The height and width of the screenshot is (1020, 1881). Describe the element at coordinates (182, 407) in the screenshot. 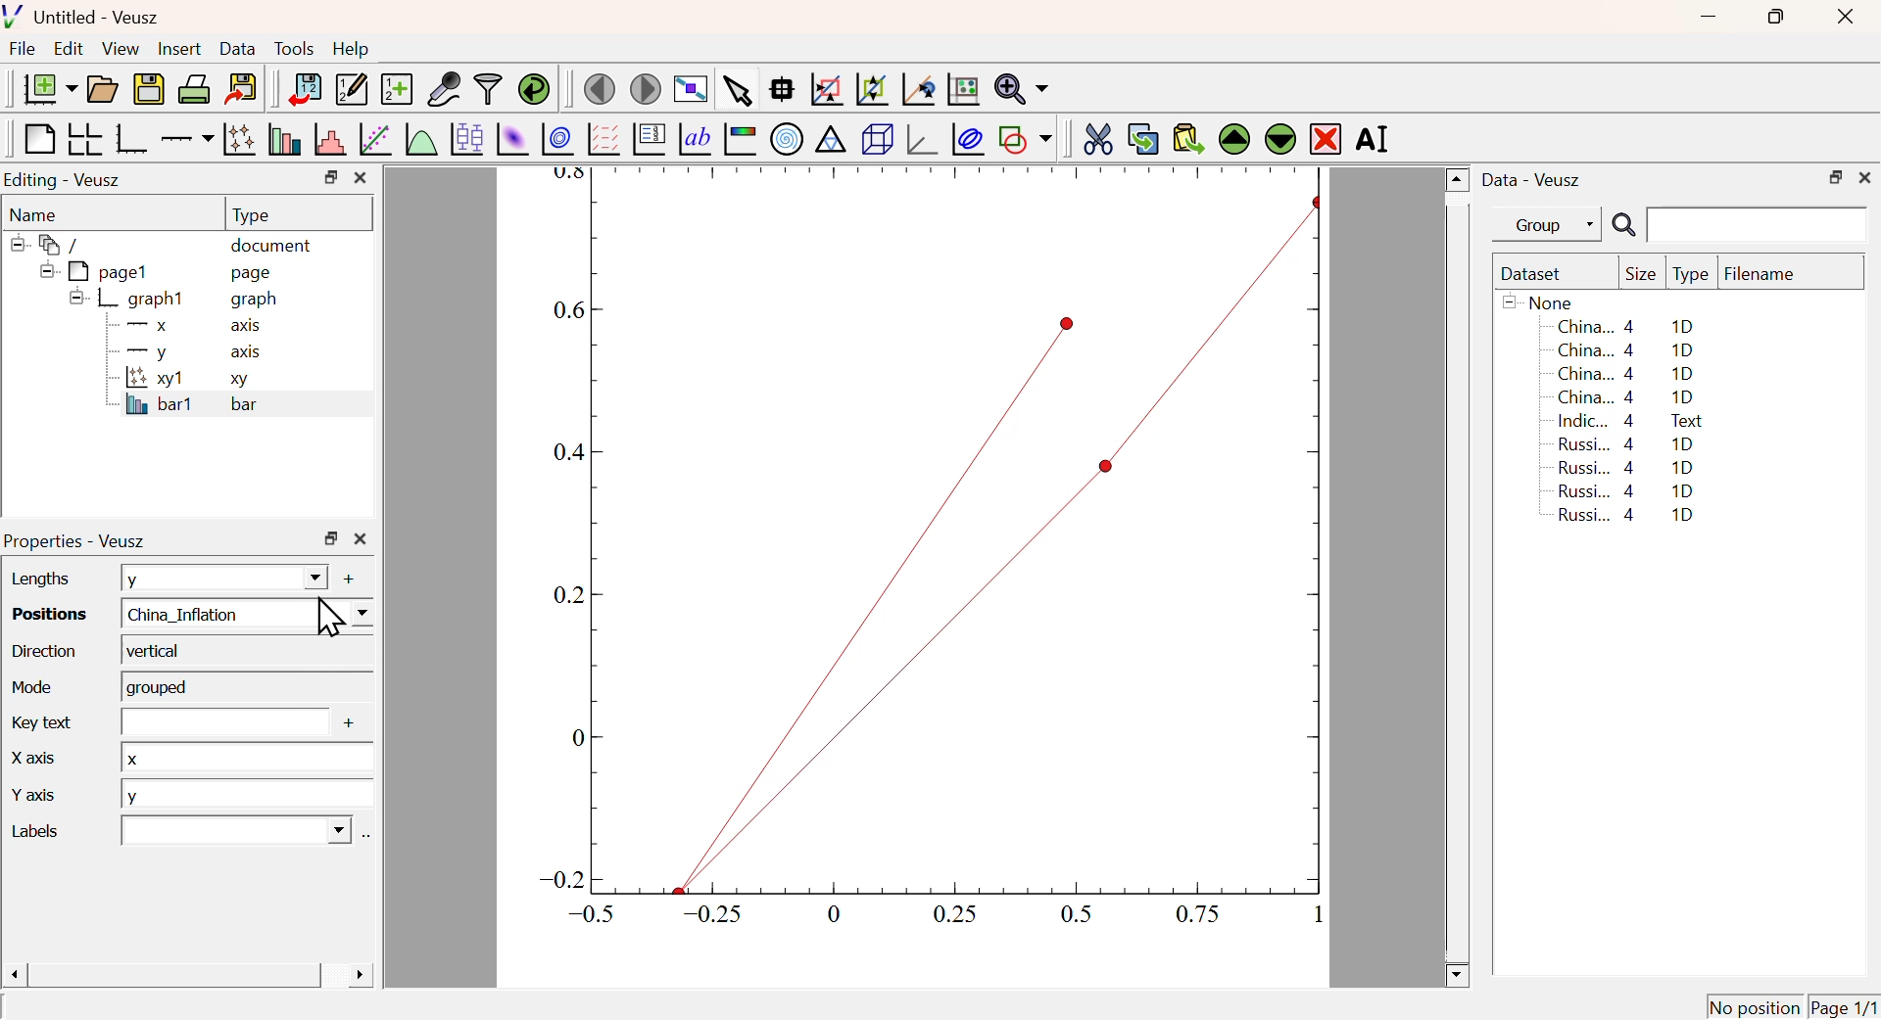

I see `bar1 bar` at that location.